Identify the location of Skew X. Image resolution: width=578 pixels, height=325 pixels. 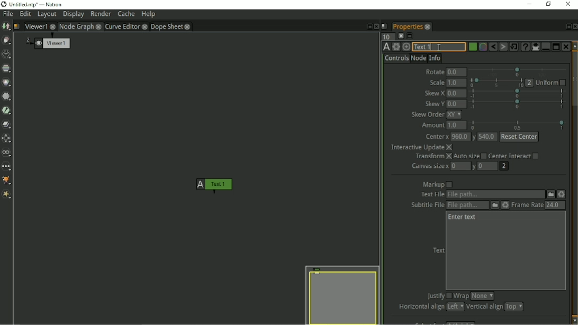
(435, 93).